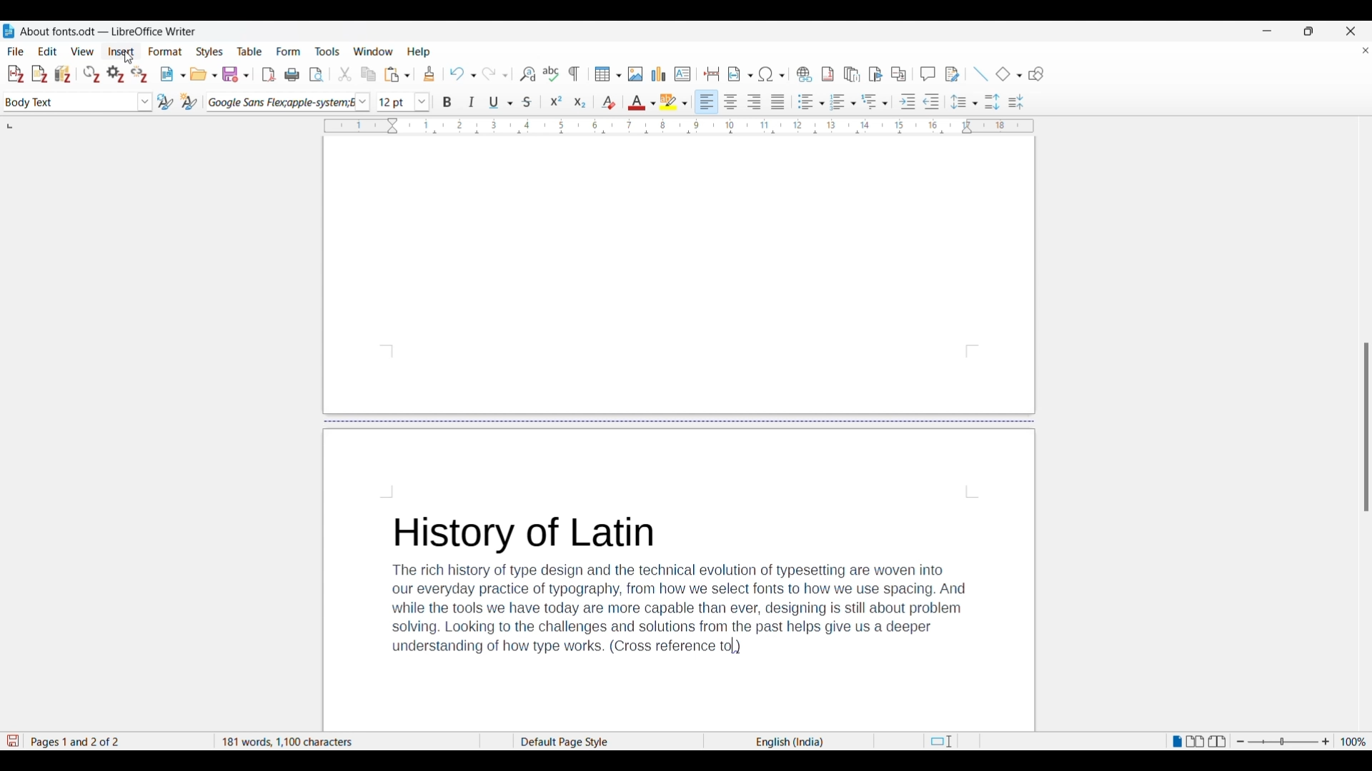  What do you see at coordinates (527, 102) in the screenshot?
I see `Strike through` at bounding box center [527, 102].